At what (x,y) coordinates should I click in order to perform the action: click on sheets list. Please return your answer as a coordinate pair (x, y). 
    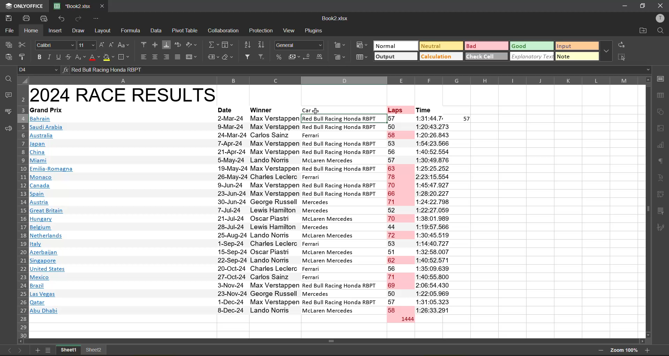
    Looking at the image, I should click on (49, 351).